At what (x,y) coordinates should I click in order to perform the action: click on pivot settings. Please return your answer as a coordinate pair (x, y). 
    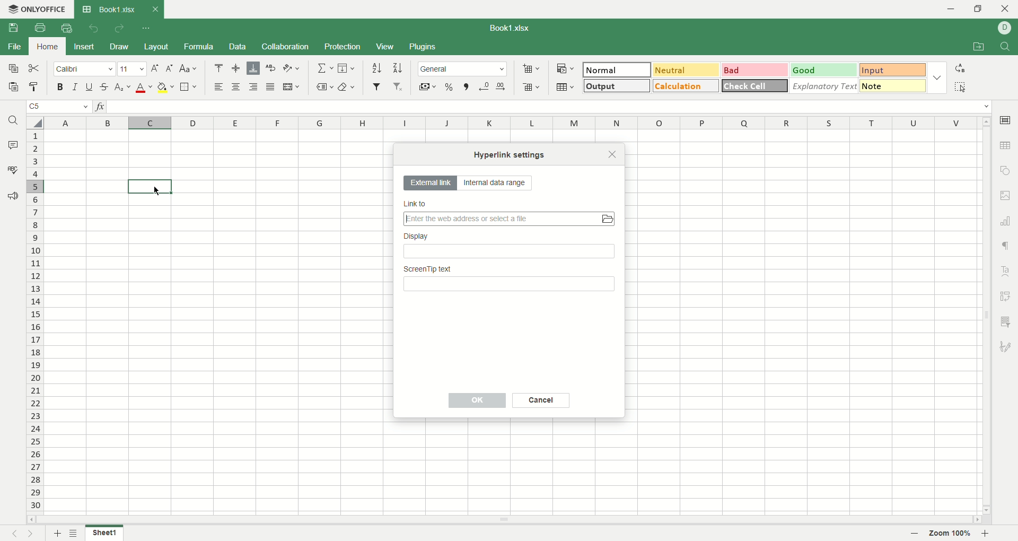
    Looking at the image, I should click on (1006, 295).